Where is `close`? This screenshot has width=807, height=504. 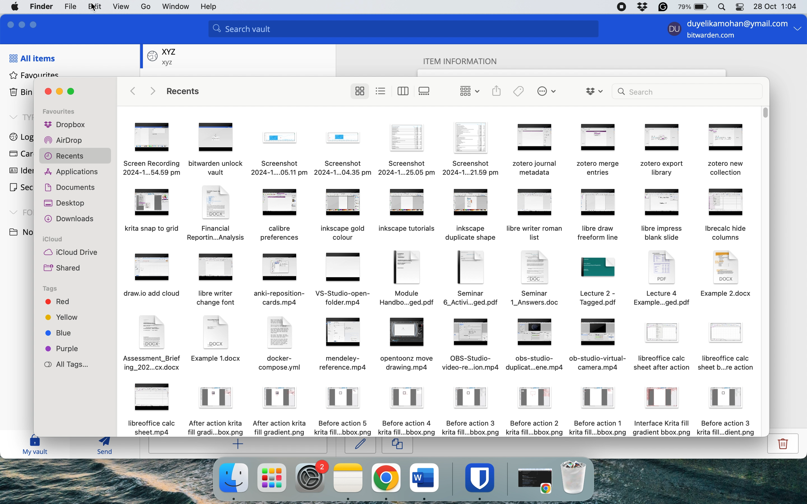
close is located at coordinates (9, 24).